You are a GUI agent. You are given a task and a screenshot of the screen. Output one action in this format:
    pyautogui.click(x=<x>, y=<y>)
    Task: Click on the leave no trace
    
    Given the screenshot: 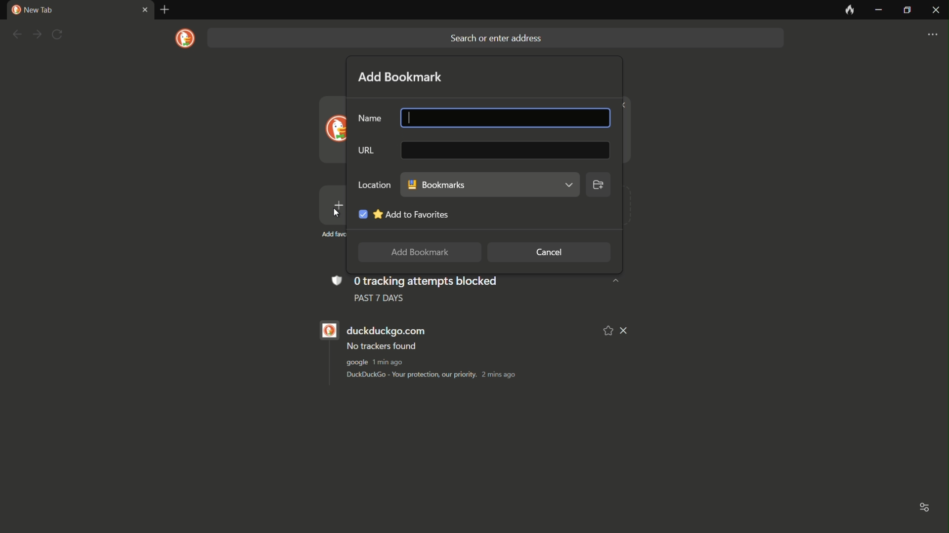 What is the action you would take?
    pyautogui.click(x=849, y=10)
    